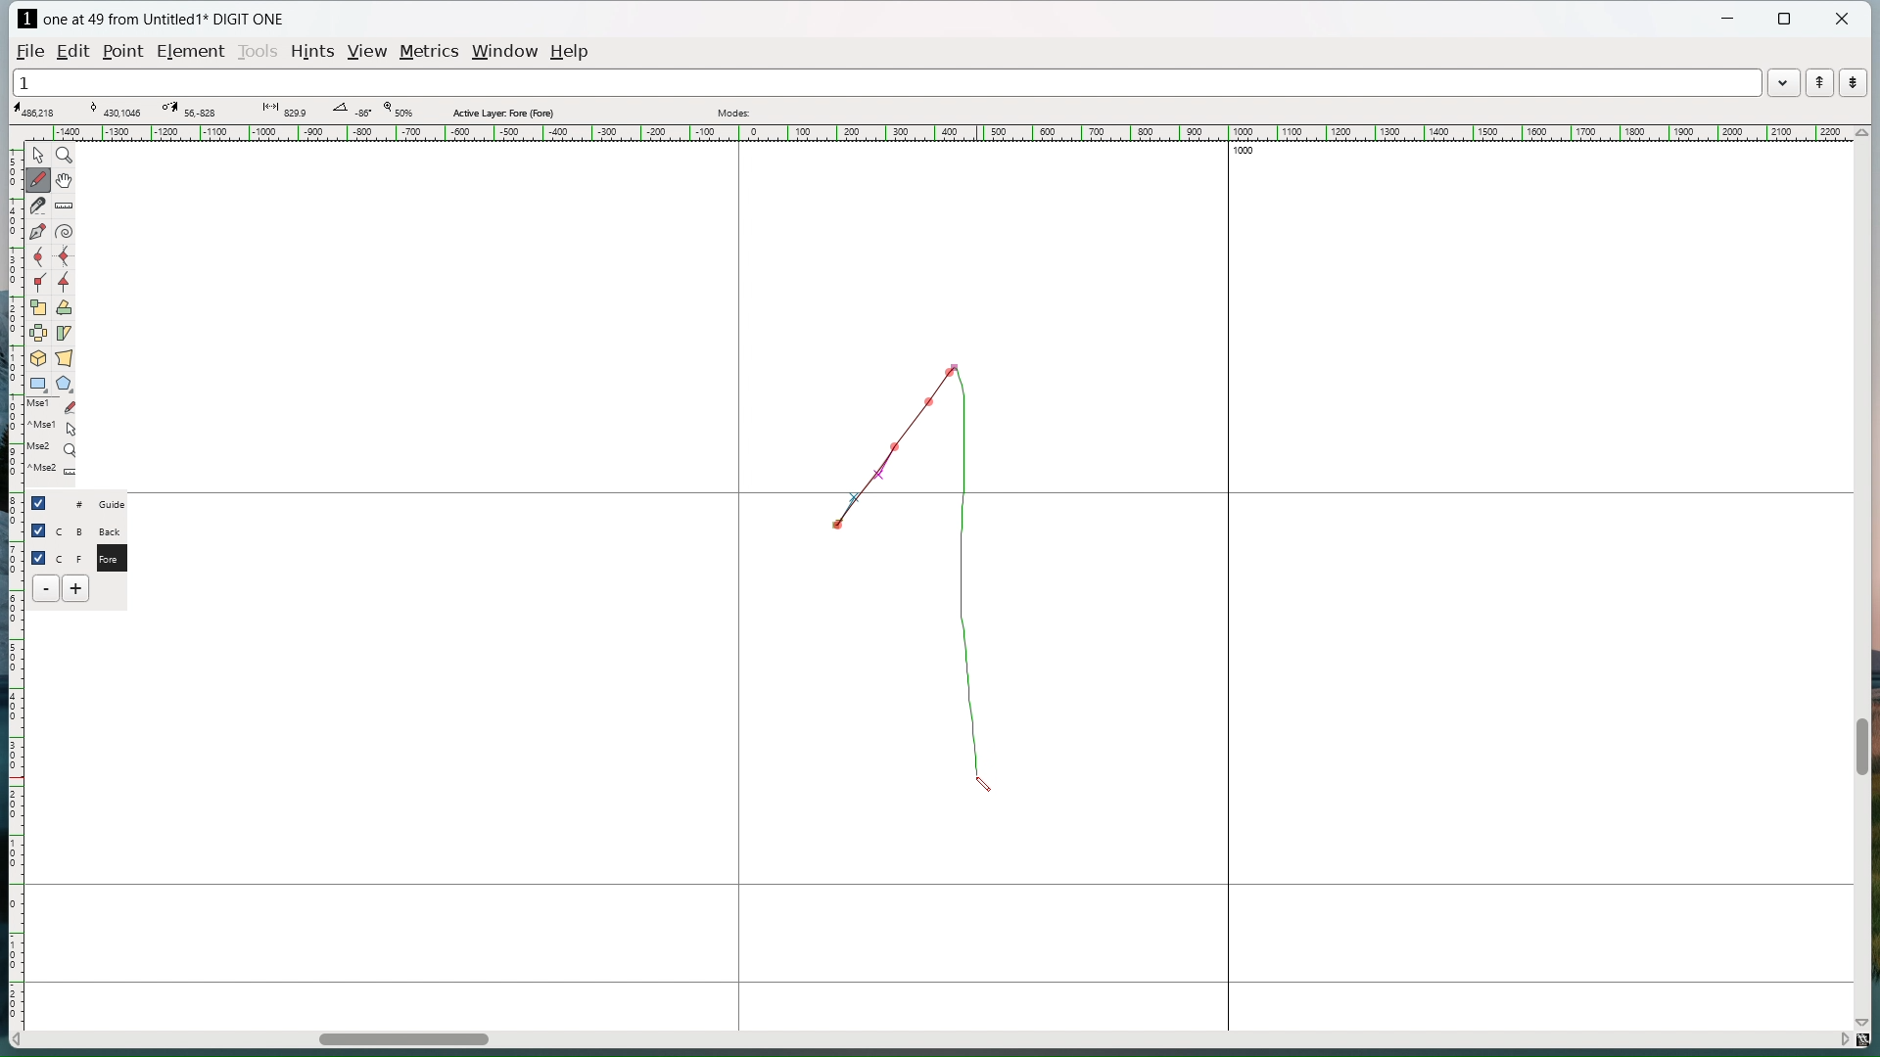 The height and width of the screenshot is (1057, 1880). What do you see at coordinates (77, 588) in the screenshot?
I see `add layer` at bounding box center [77, 588].